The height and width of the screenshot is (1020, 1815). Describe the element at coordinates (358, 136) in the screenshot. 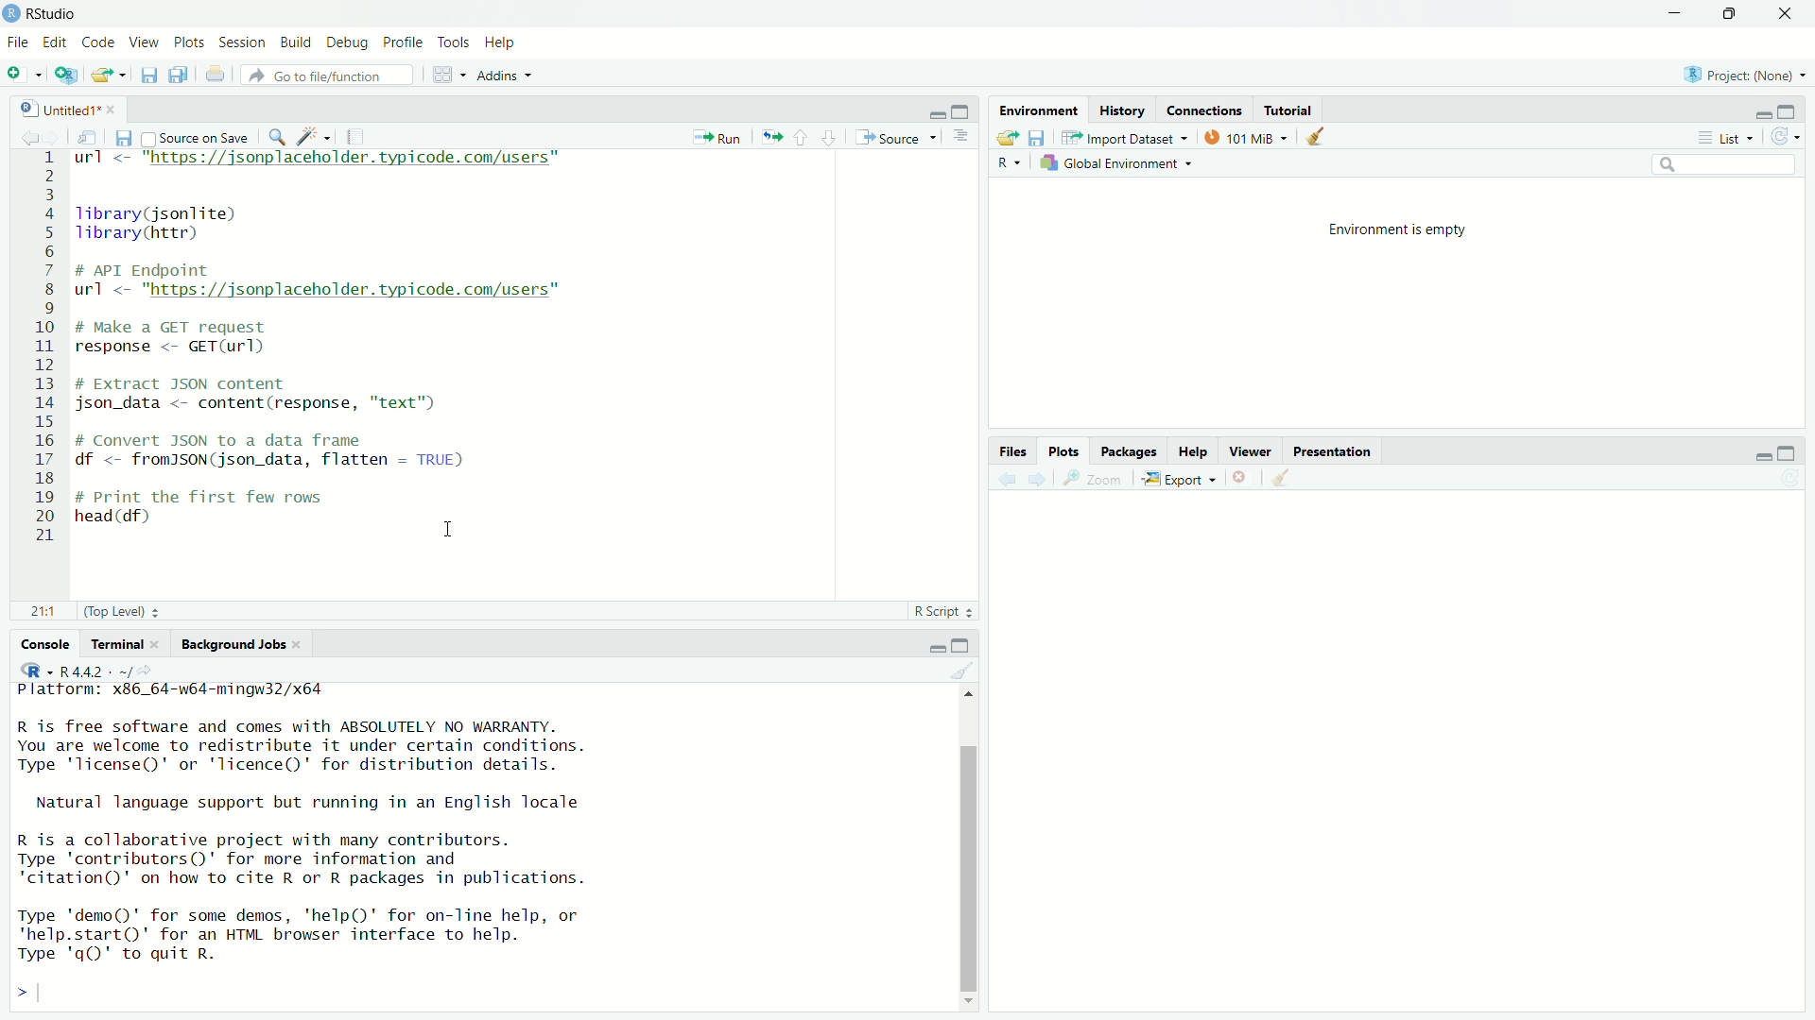

I see `Compile Report` at that location.